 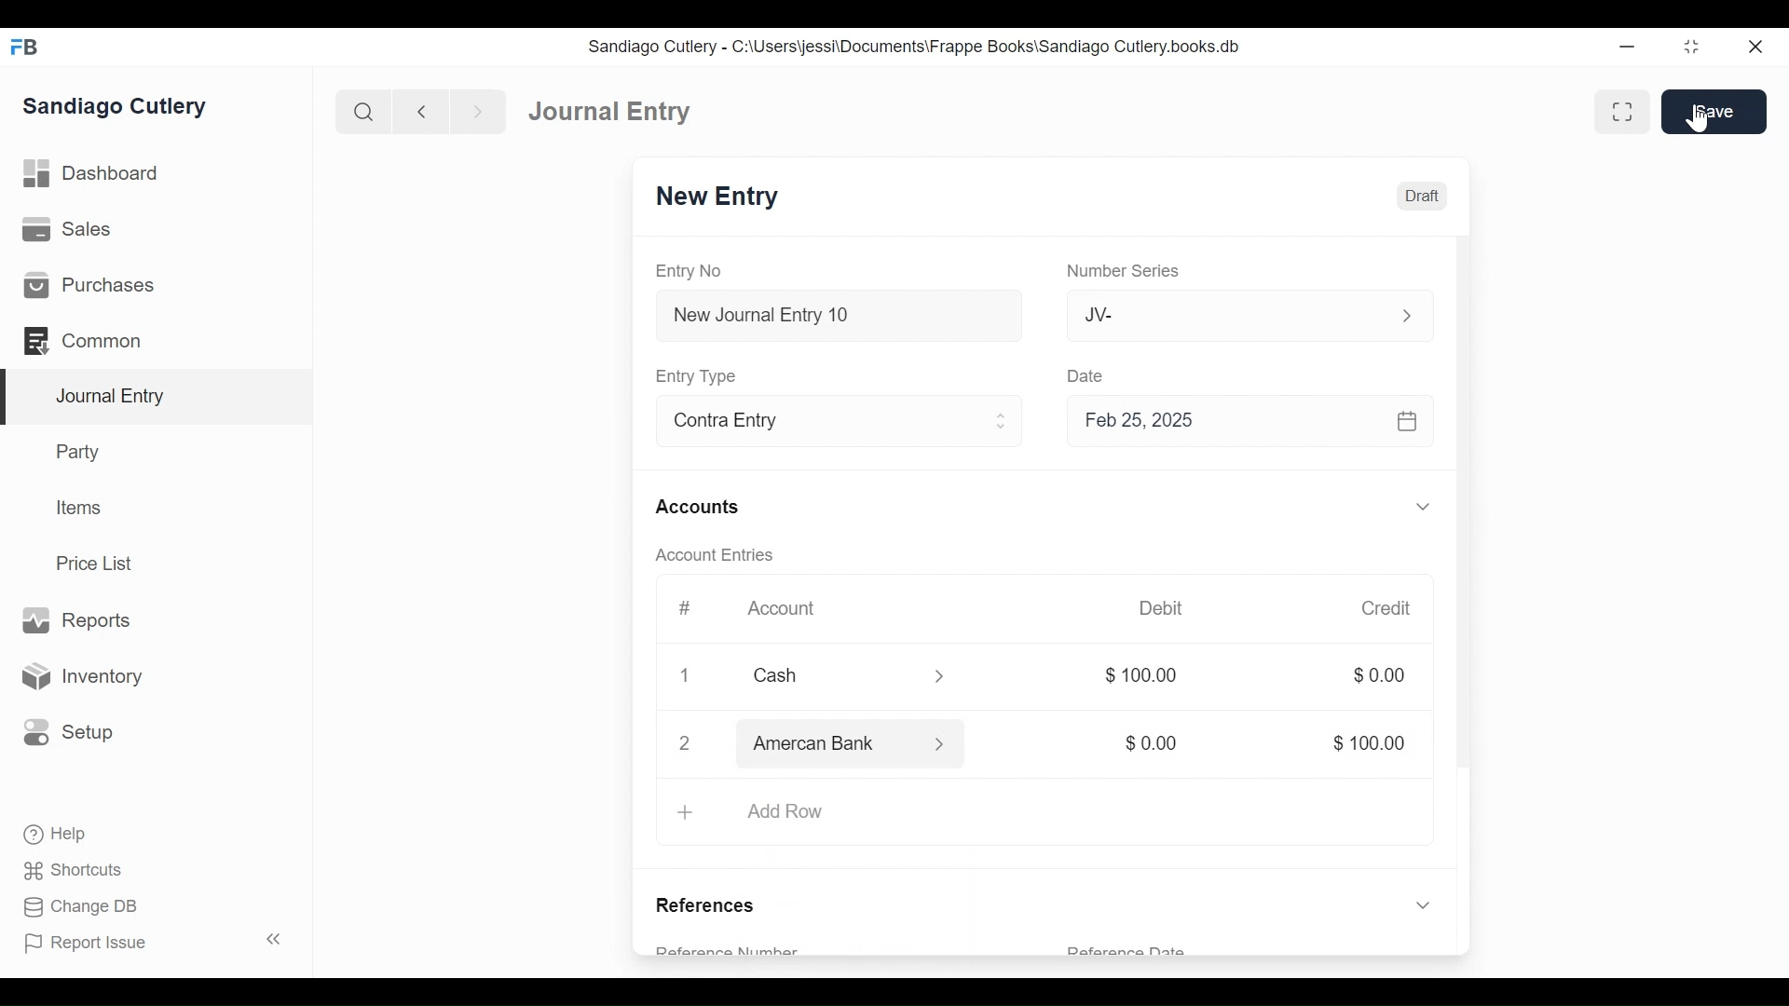 What do you see at coordinates (1168, 608) in the screenshot?
I see `Debit` at bounding box center [1168, 608].